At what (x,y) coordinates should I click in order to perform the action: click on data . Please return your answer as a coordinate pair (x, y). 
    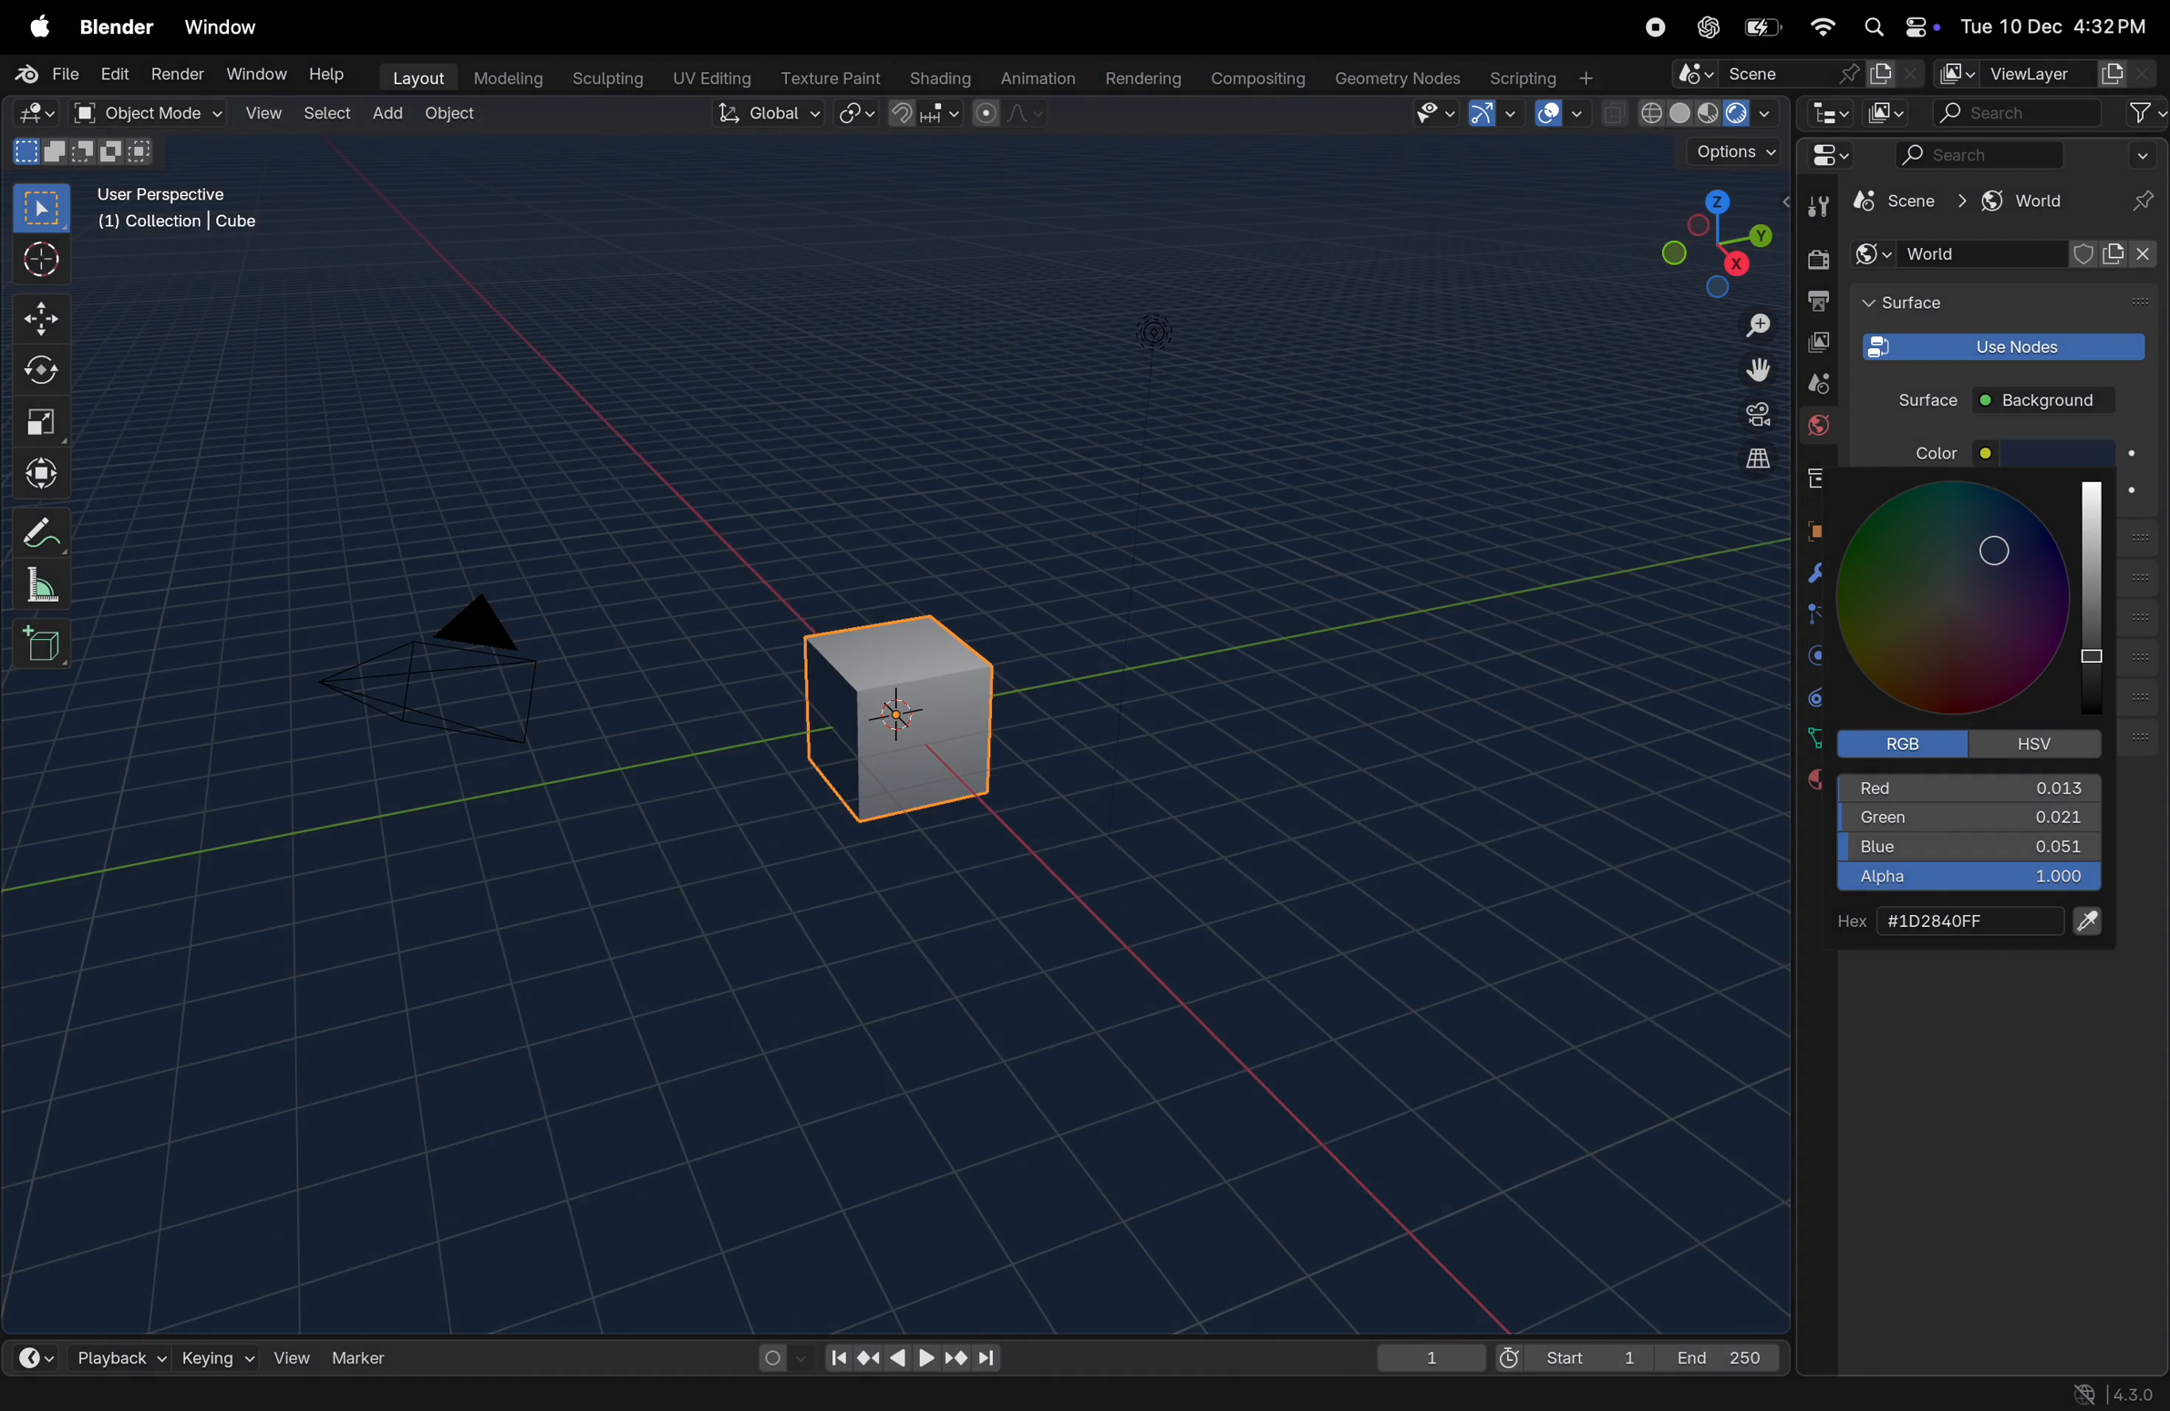
    Looking at the image, I should click on (1813, 737).